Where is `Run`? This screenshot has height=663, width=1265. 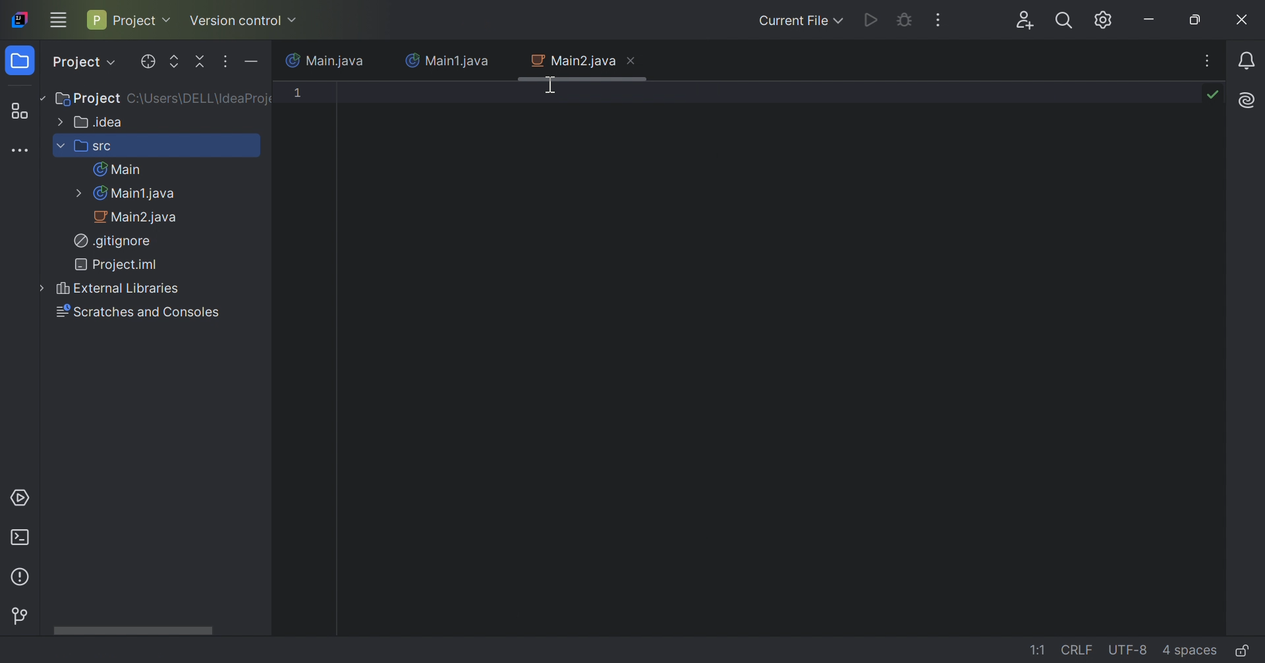
Run is located at coordinates (869, 22).